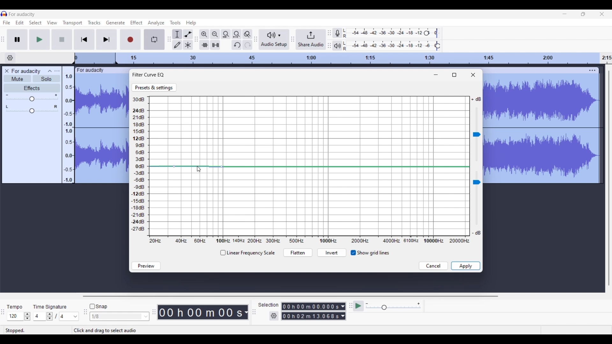  What do you see at coordinates (433, 266) in the screenshot?
I see `Discard inputs made` at bounding box center [433, 266].